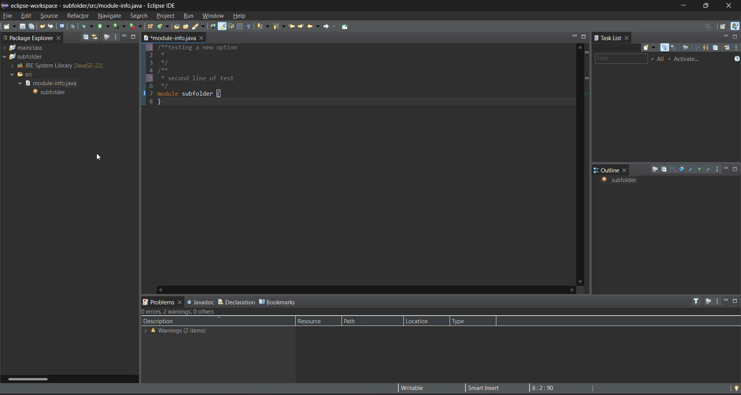  Describe the element at coordinates (718, 170) in the screenshot. I see `view menu` at that location.